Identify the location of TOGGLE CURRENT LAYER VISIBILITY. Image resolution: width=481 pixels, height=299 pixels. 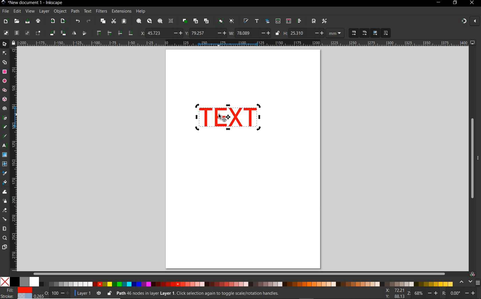
(99, 293).